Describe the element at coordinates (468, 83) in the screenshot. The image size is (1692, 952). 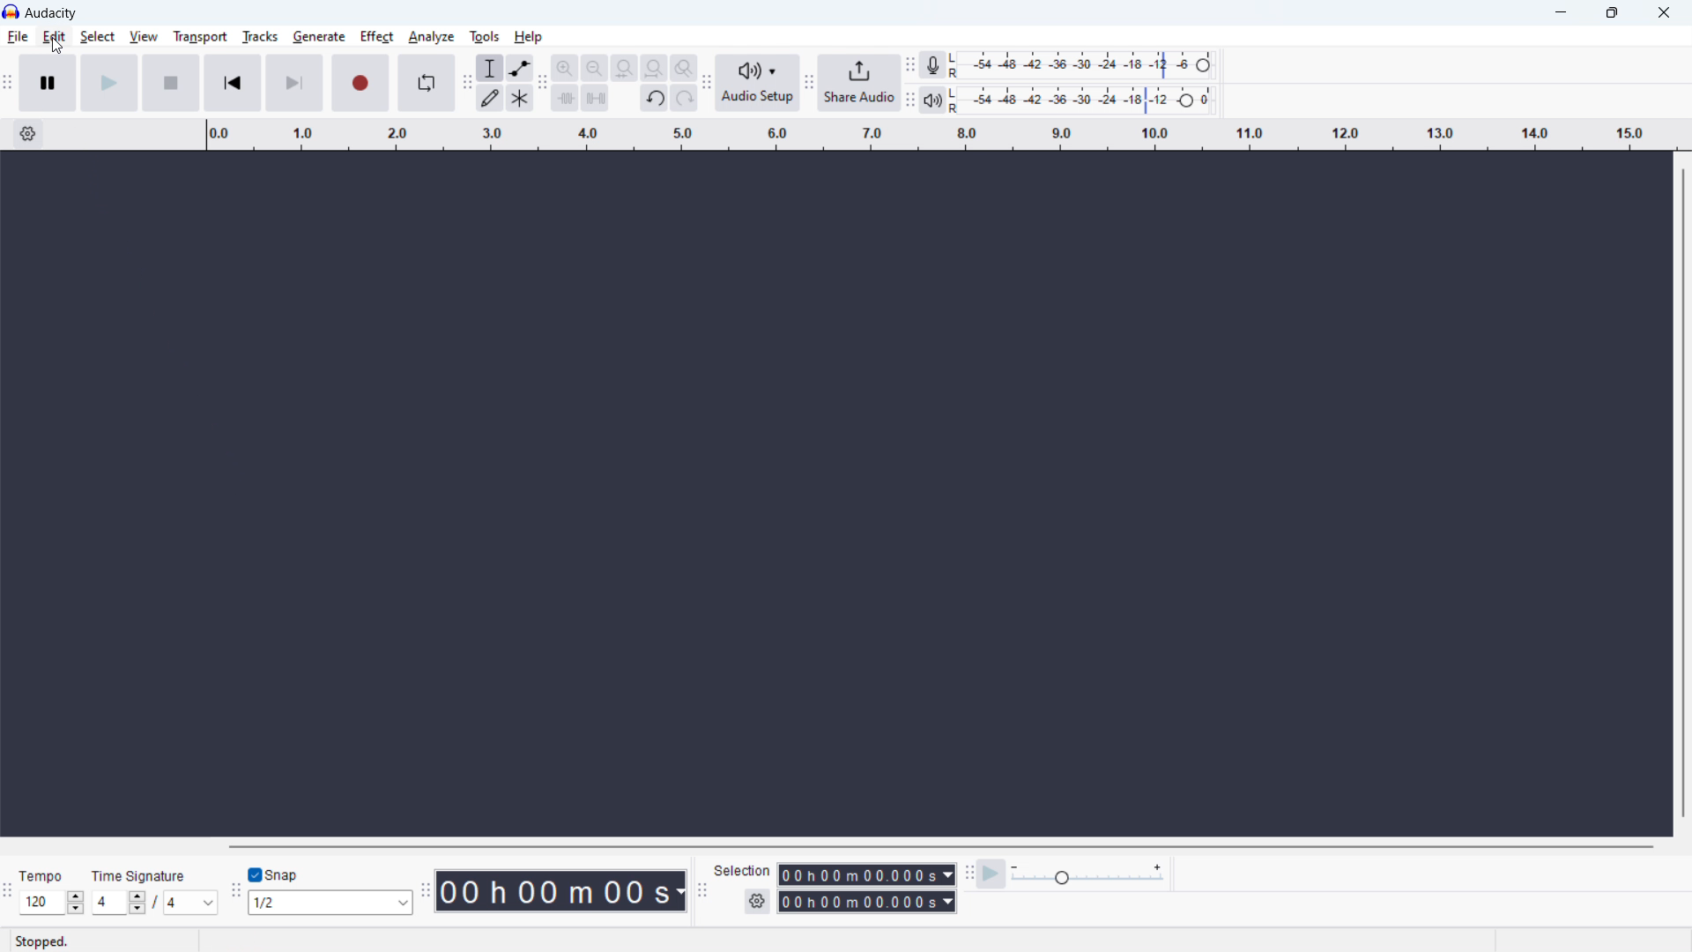
I see `Enables movement of tools toolbar` at that location.